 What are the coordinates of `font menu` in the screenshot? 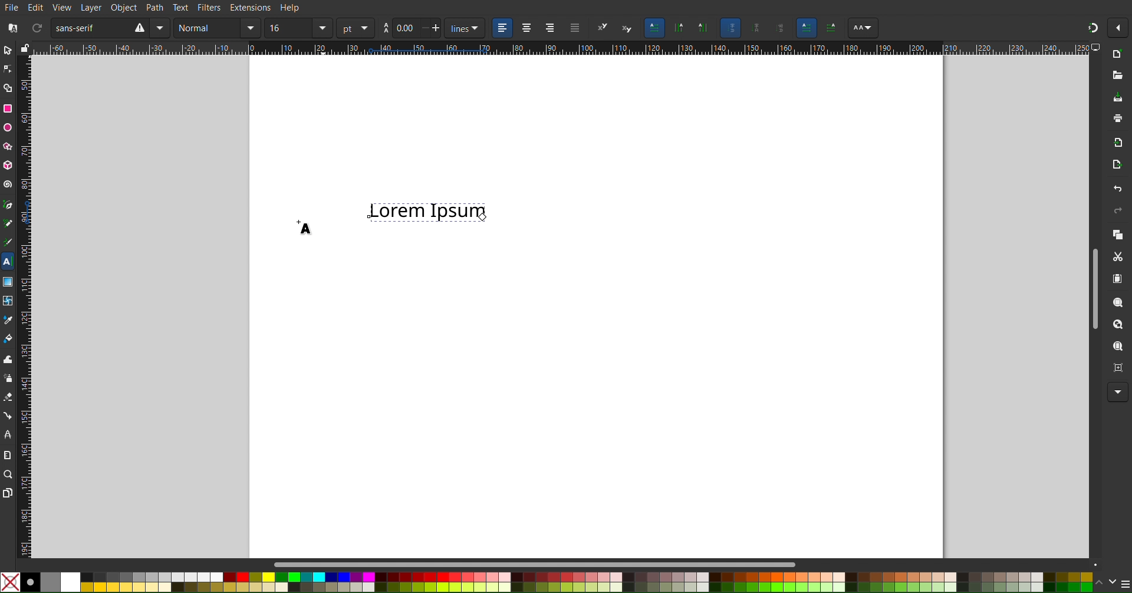 It's located at (162, 28).